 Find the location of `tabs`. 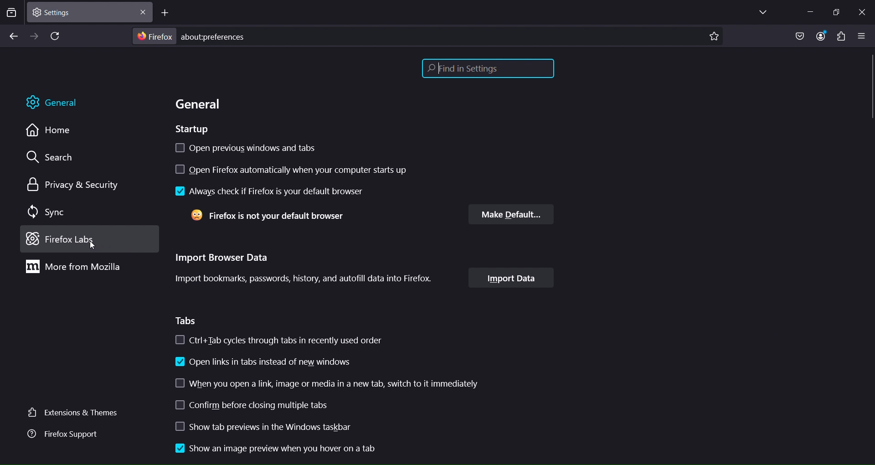

tabs is located at coordinates (187, 321).